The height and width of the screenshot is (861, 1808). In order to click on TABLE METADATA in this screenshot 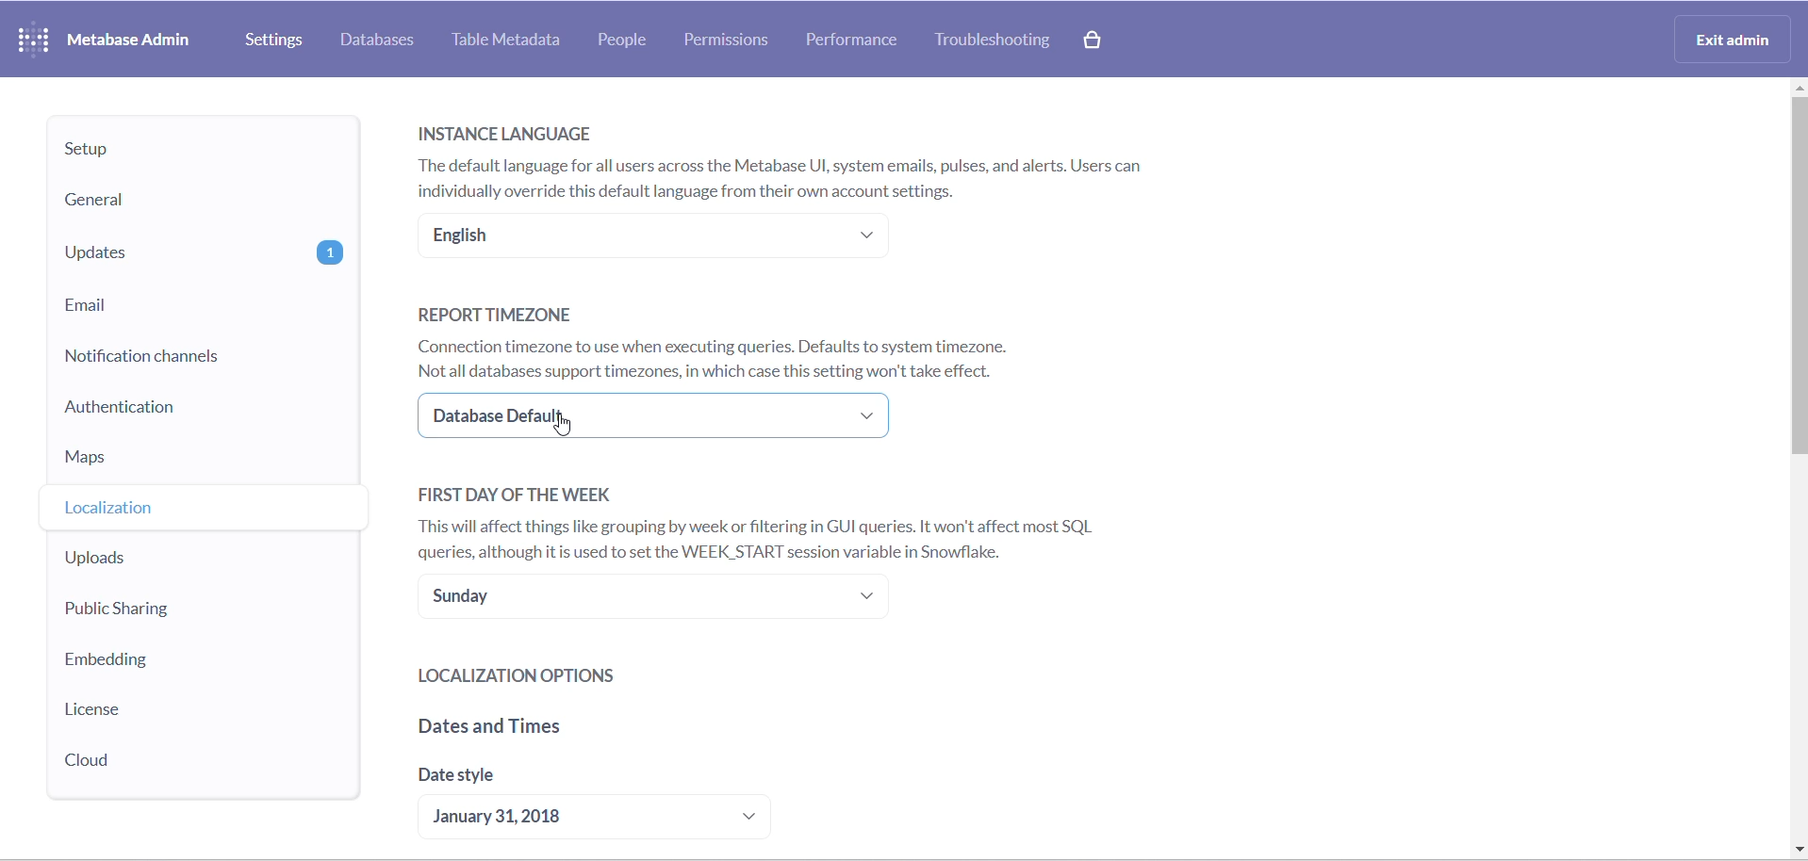, I will do `click(511, 41)`.